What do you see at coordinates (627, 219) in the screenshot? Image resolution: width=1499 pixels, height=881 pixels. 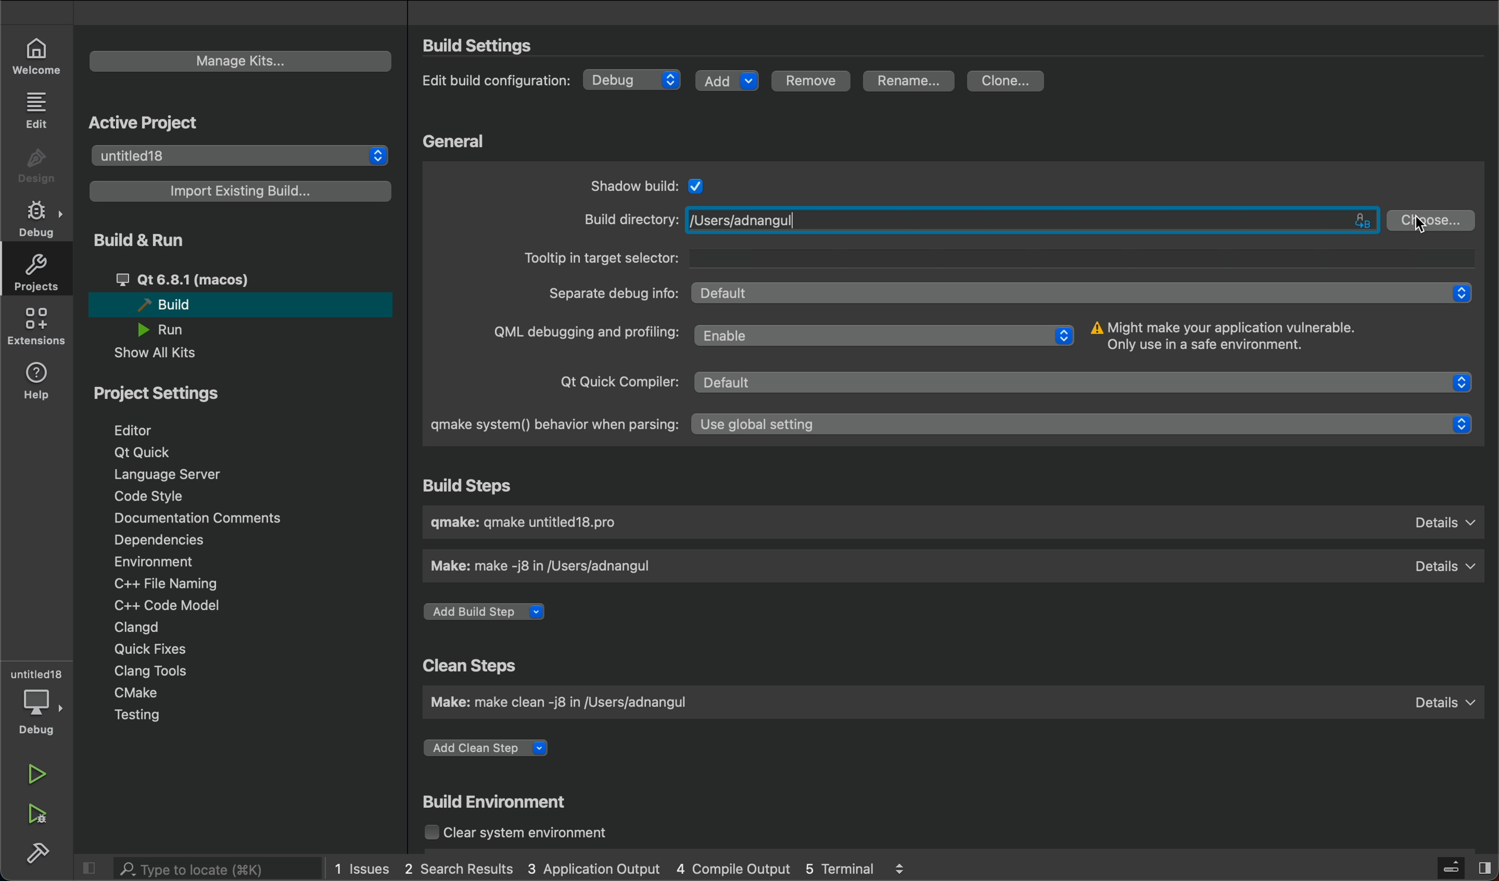 I see `Build directory:` at bounding box center [627, 219].